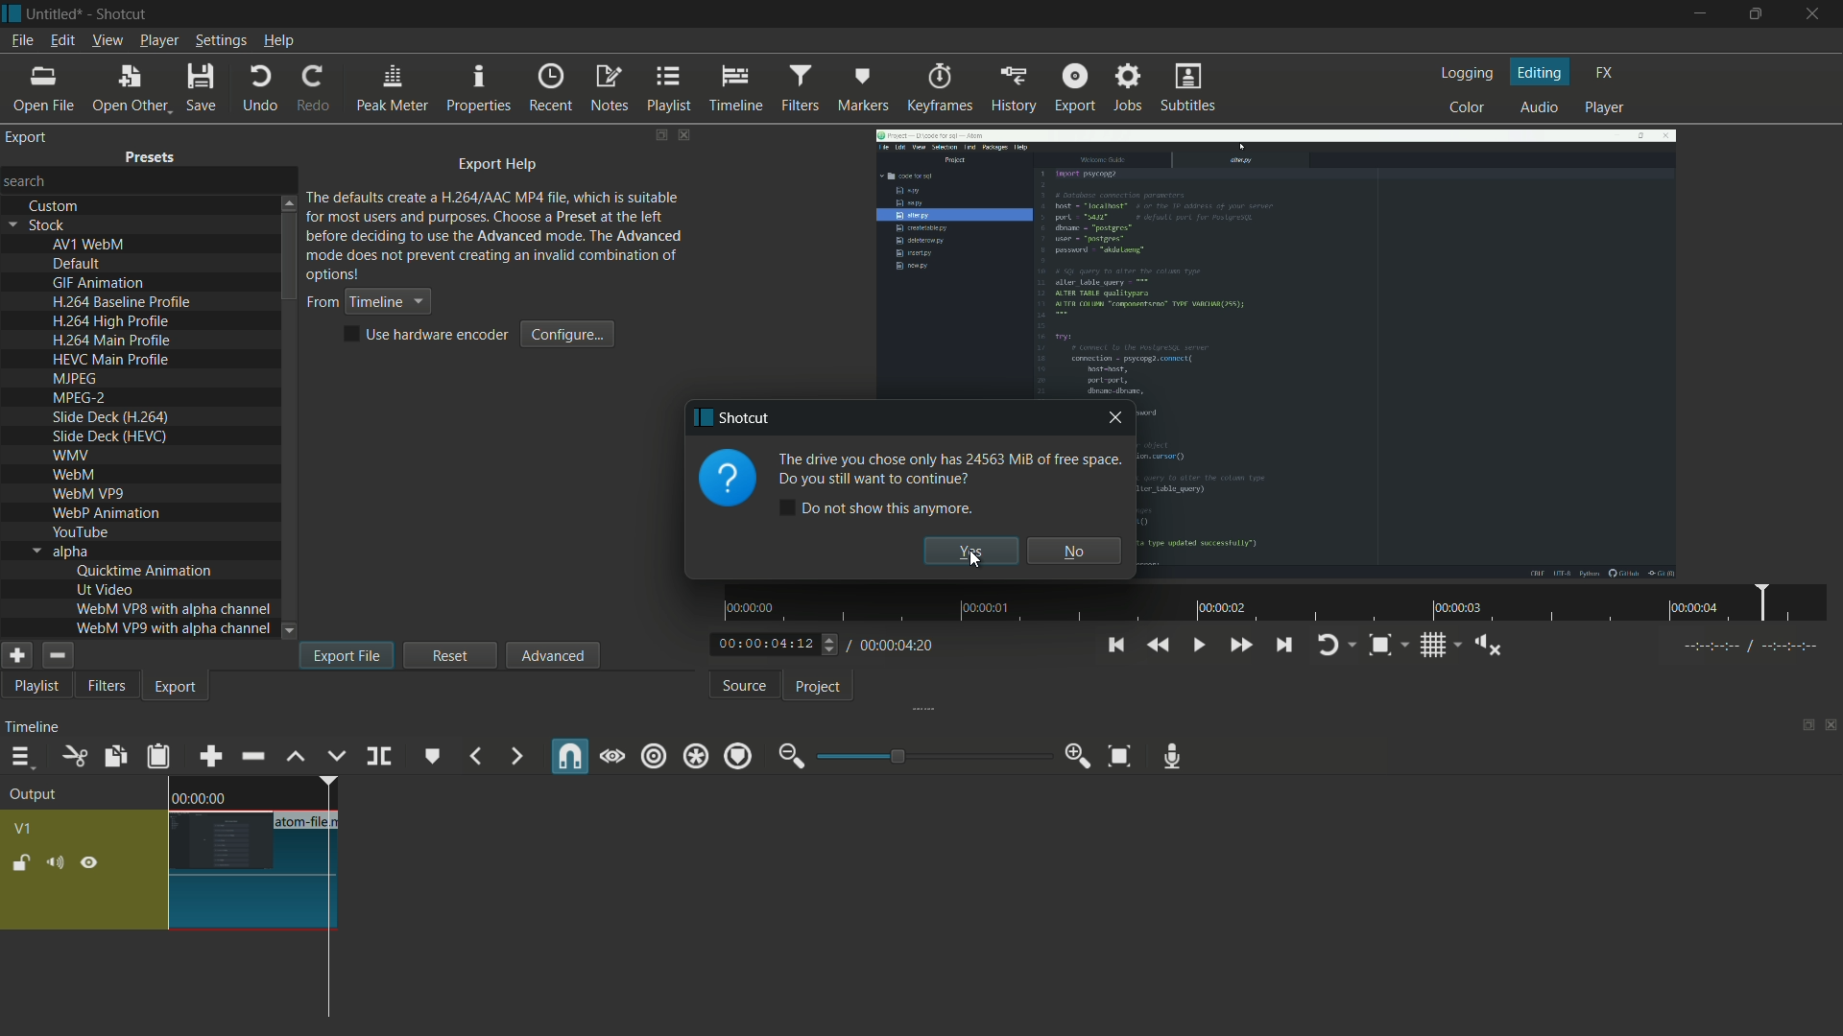  Describe the element at coordinates (111, 322) in the screenshot. I see `h.264 high profile` at that location.